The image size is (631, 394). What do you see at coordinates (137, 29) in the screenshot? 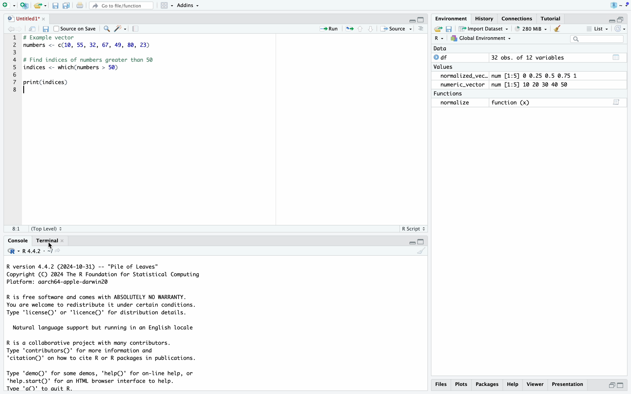
I see `SETTINGS` at bounding box center [137, 29].